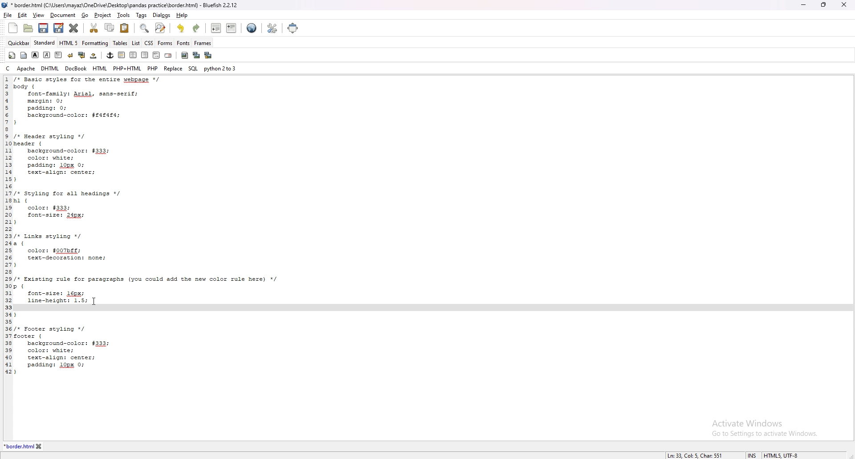  I want to click on anchor, so click(110, 55).